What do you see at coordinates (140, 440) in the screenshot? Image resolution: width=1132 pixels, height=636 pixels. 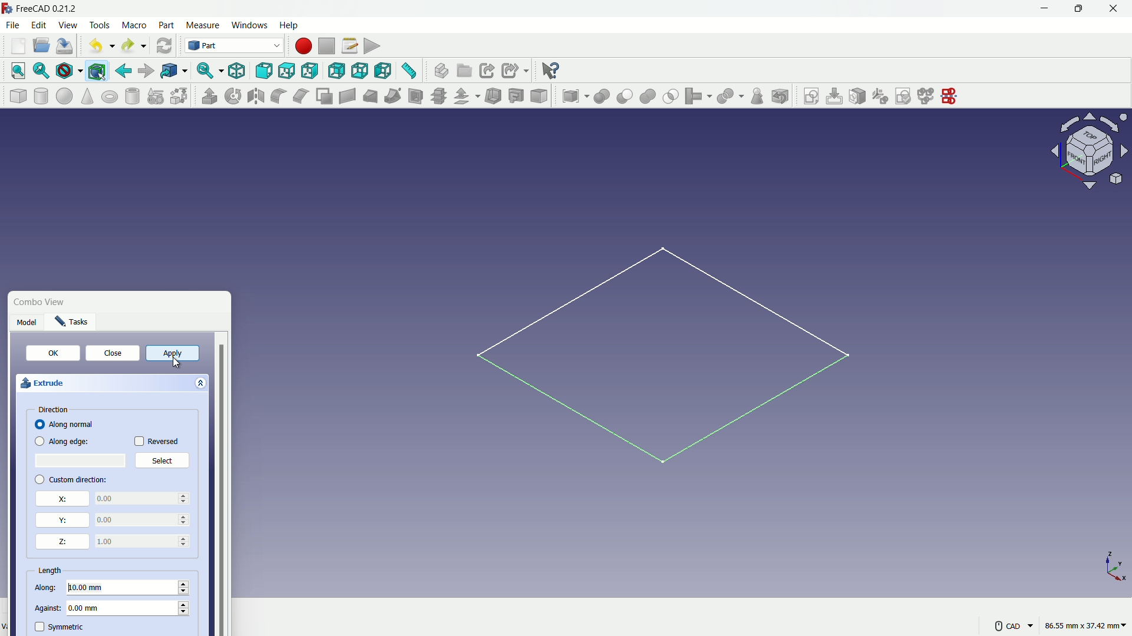 I see `checkbox` at bounding box center [140, 440].